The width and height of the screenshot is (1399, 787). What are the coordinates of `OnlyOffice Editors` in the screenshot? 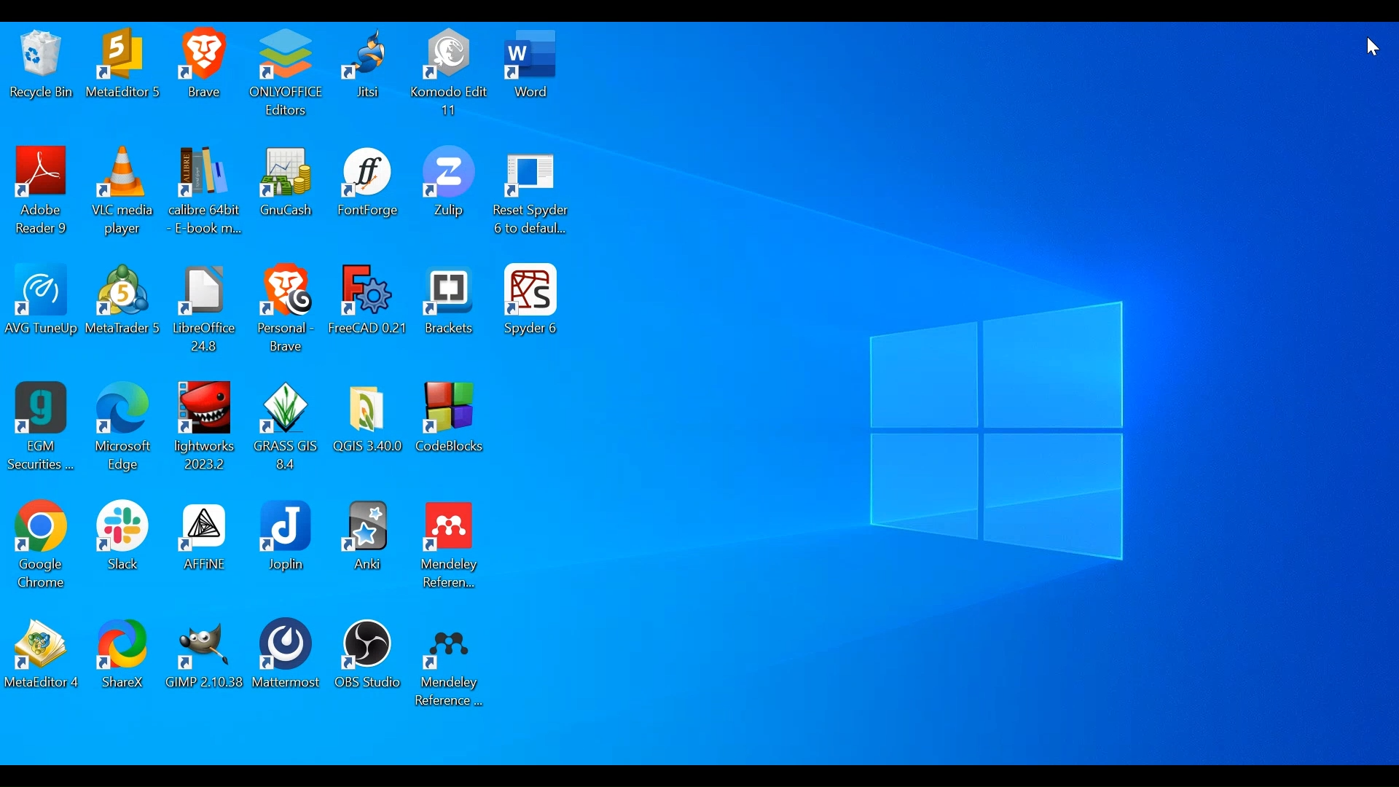 It's located at (286, 74).